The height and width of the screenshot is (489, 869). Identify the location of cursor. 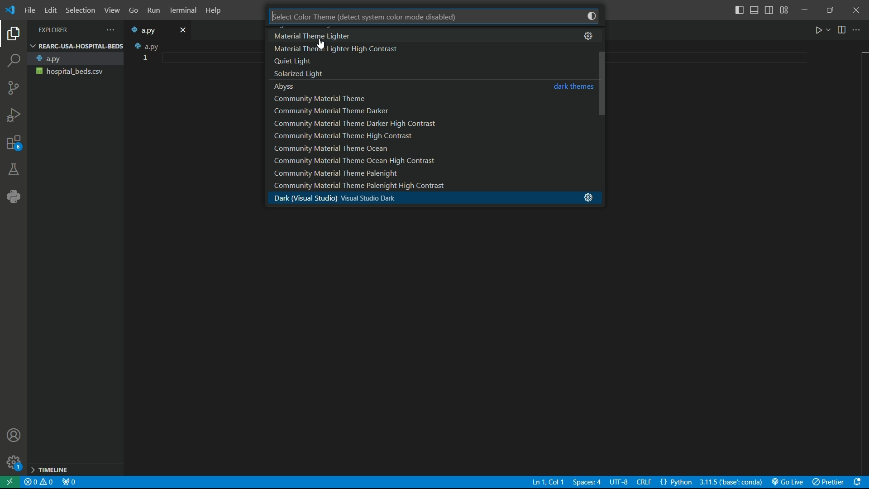
(324, 45).